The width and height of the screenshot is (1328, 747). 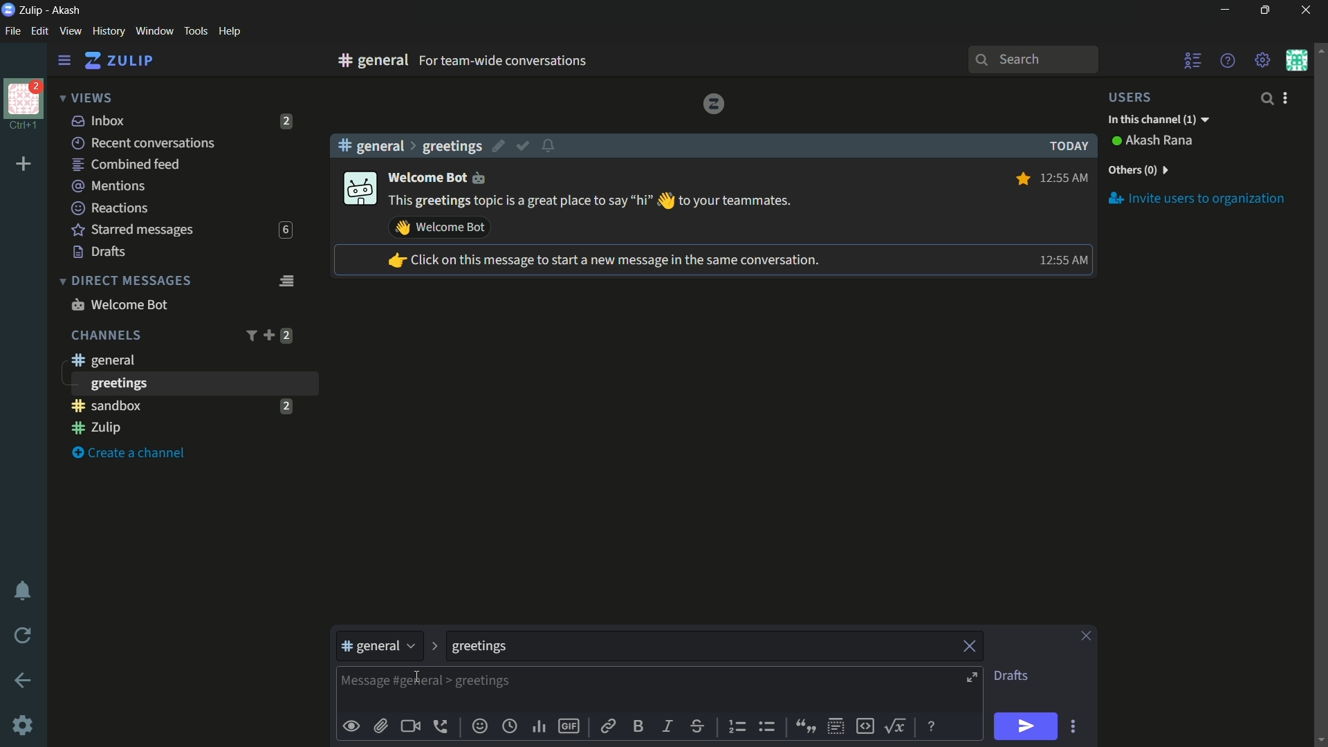 What do you see at coordinates (1159, 120) in the screenshot?
I see `in this channel` at bounding box center [1159, 120].